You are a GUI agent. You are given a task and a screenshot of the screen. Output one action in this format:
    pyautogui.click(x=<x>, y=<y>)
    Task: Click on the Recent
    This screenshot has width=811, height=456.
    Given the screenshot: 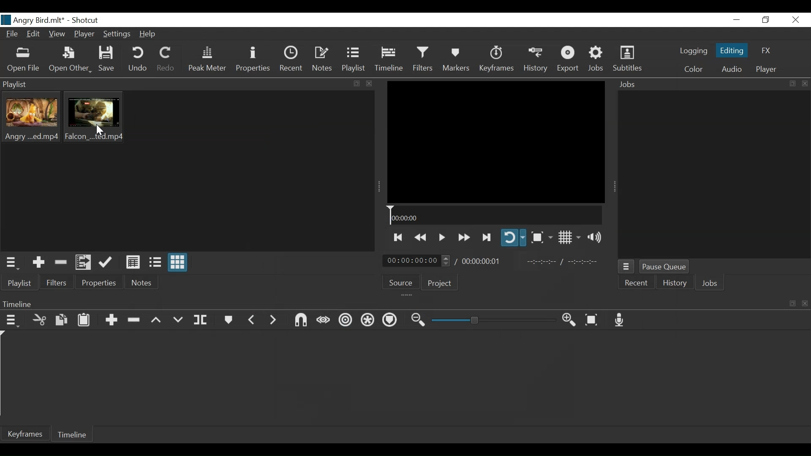 What is the action you would take?
    pyautogui.click(x=635, y=284)
    